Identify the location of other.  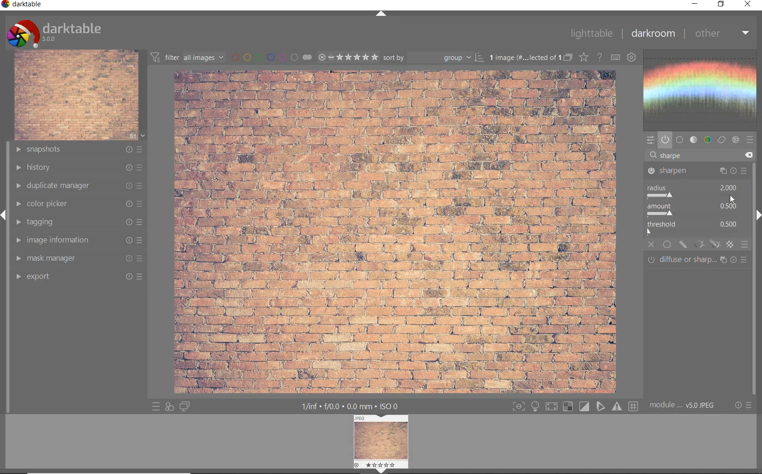
(723, 34).